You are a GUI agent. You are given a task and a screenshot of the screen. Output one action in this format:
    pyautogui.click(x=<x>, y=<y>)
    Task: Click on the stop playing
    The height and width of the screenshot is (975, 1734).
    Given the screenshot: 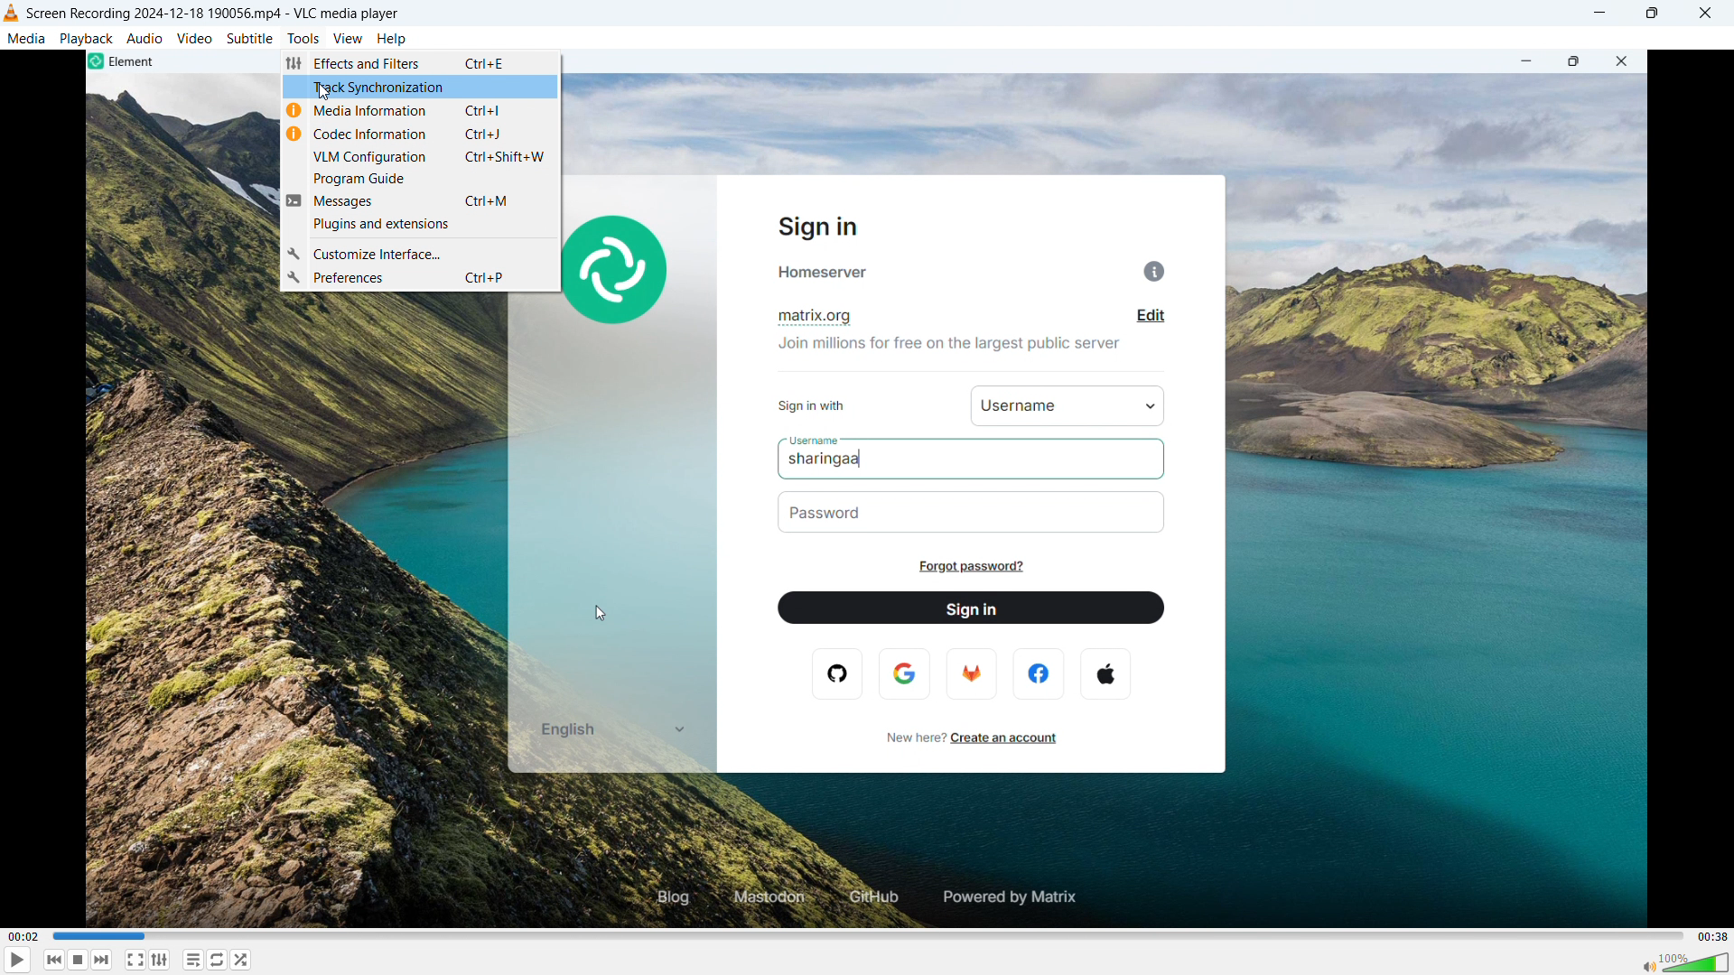 What is the action you would take?
    pyautogui.click(x=78, y=960)
    